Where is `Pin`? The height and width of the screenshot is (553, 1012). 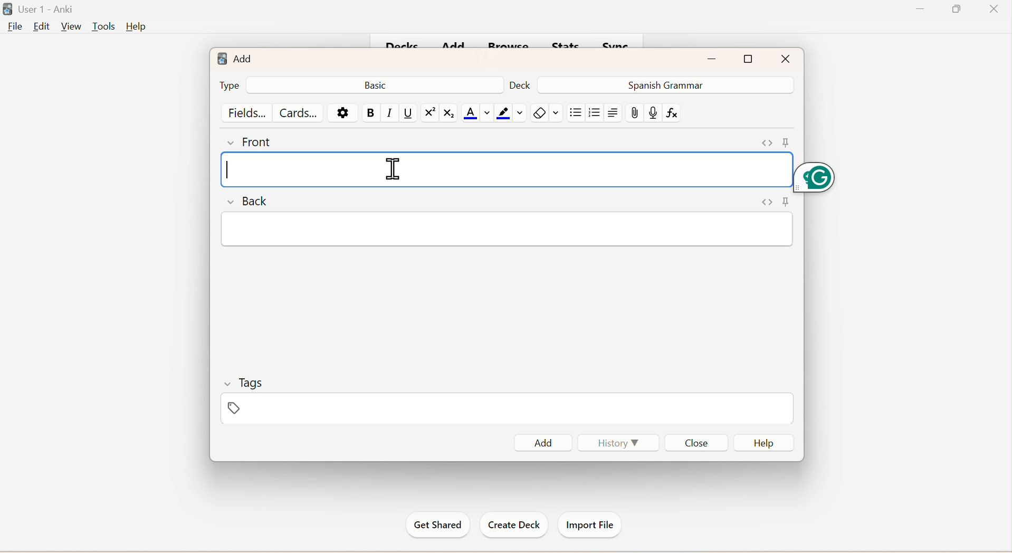 Pin is located at coordinates (771, 141).